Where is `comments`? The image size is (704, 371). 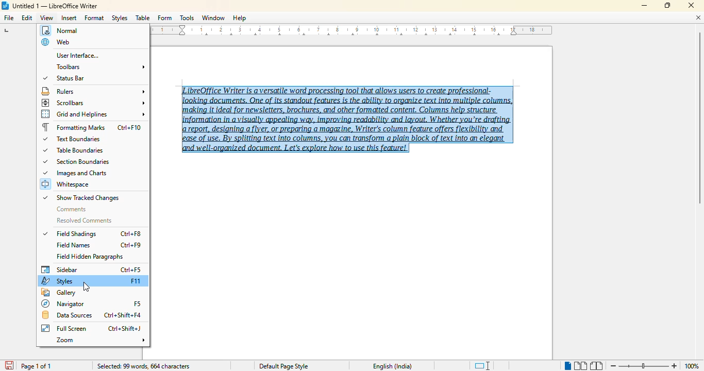 comments is located at coordinates (73, 209).